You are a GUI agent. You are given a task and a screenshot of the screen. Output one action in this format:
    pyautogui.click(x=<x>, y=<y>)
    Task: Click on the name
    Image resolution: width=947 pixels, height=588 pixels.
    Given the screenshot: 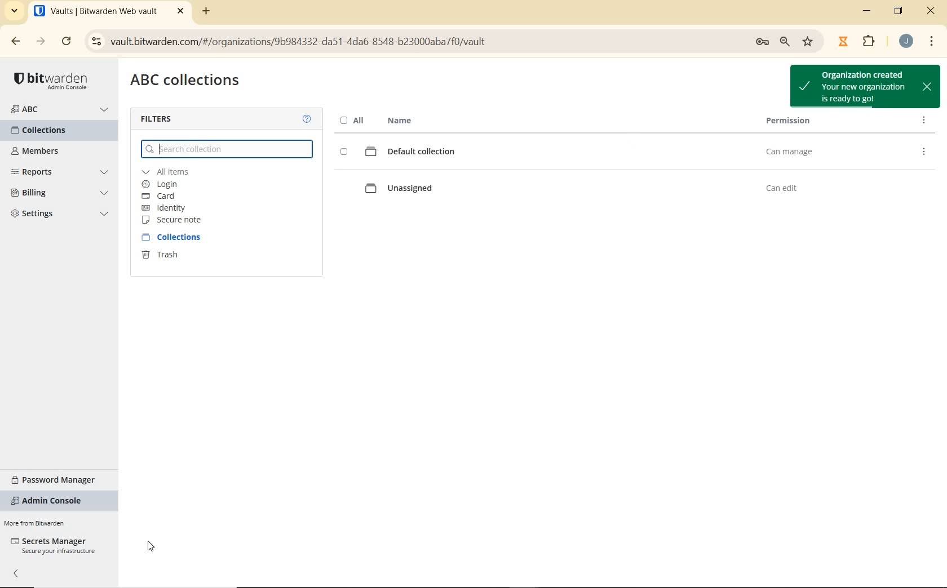 What is the action you would take?
    pyautogui.click(x=399, y=122)
    